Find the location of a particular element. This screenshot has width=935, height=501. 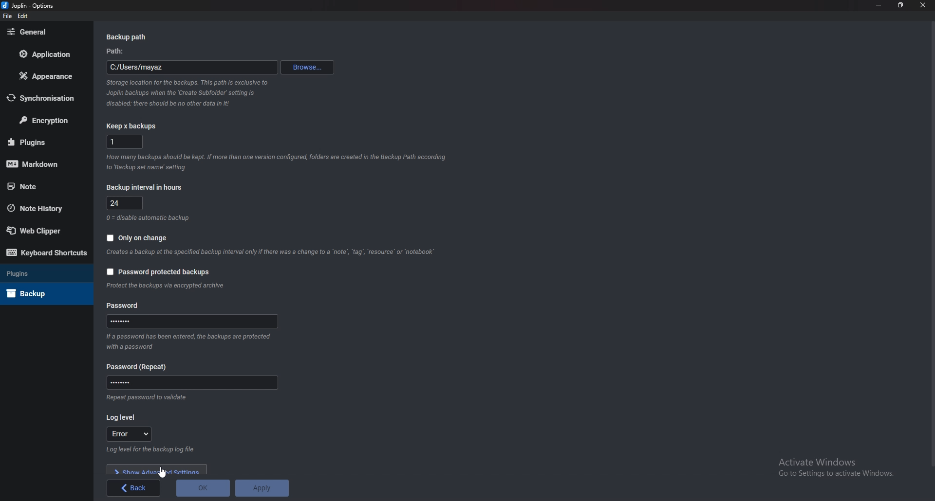

Backup interval in hours is located at coordinates (147, 187).